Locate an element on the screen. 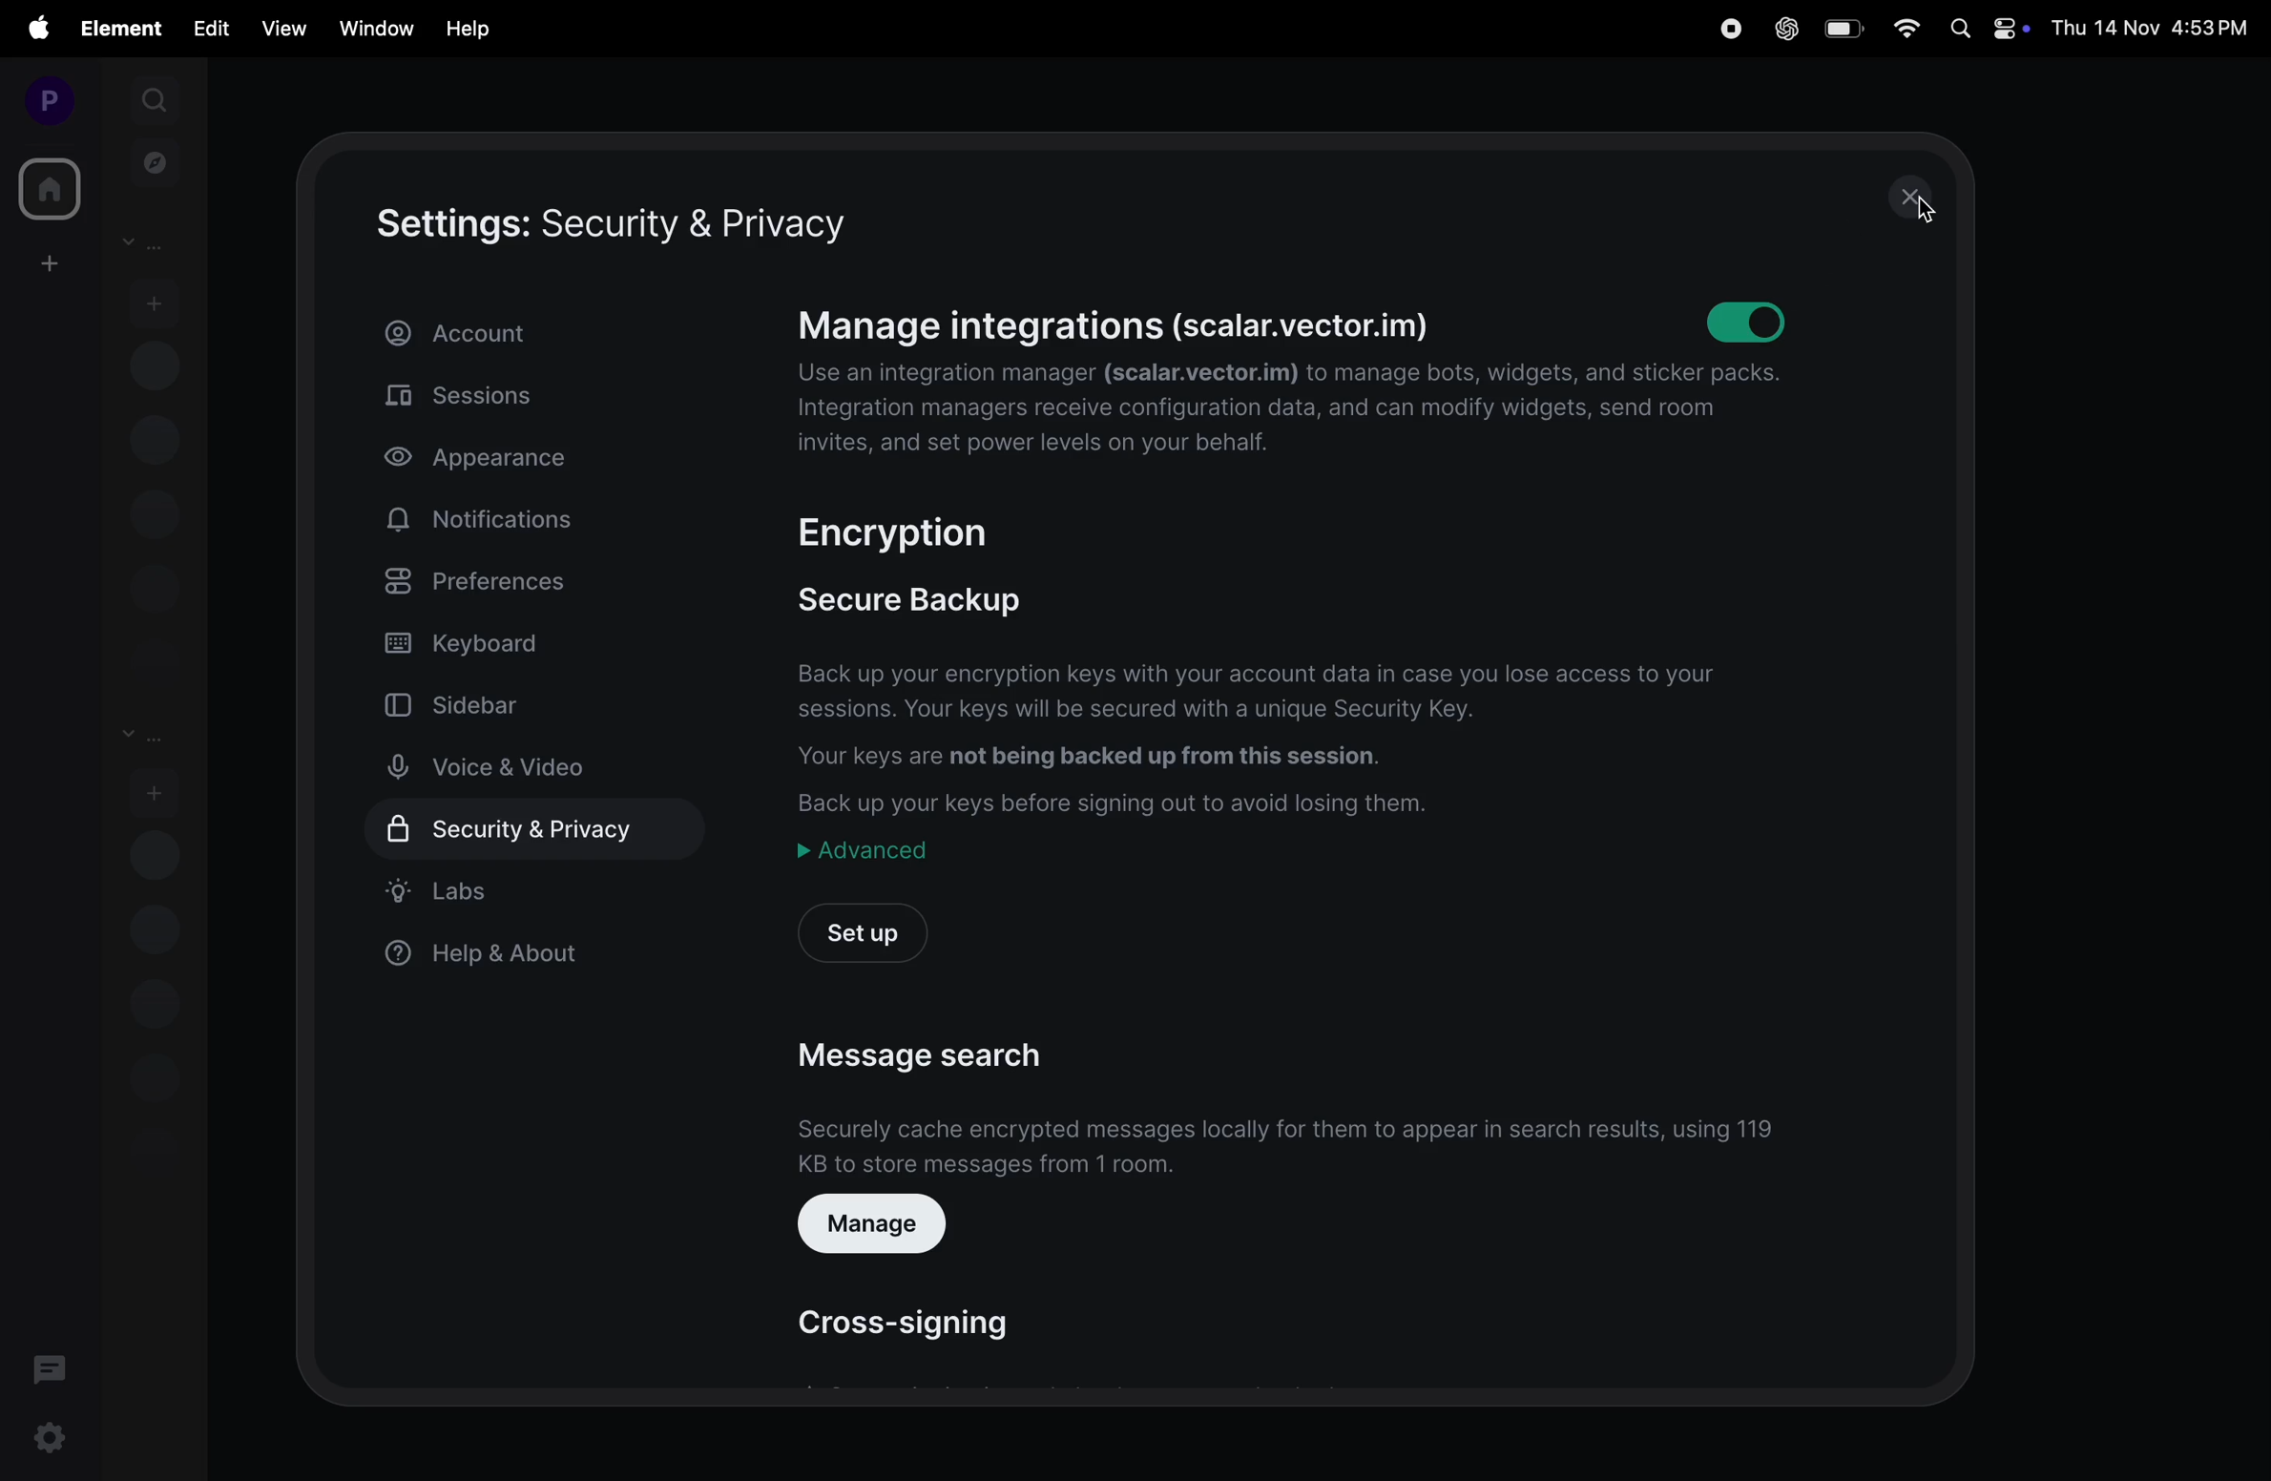  Thu 14 Nov 4:53PM is located at coordinates (2148, 26).